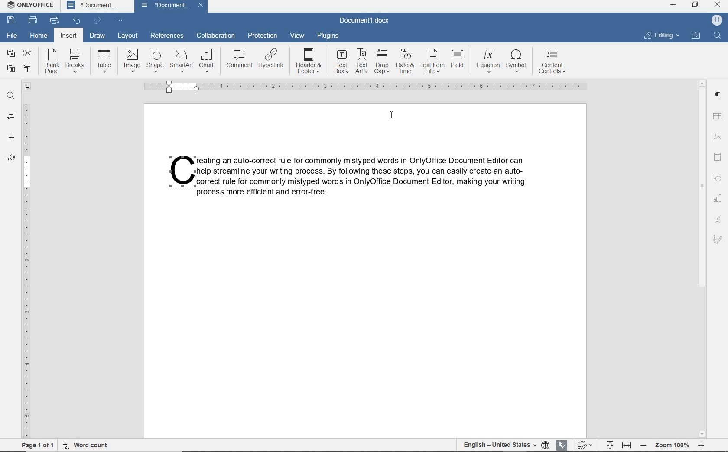  What do you see at coordinates (119, 20) in the screenshot?
I see `customize quick access toolbar` at bounding box center [119, 20].